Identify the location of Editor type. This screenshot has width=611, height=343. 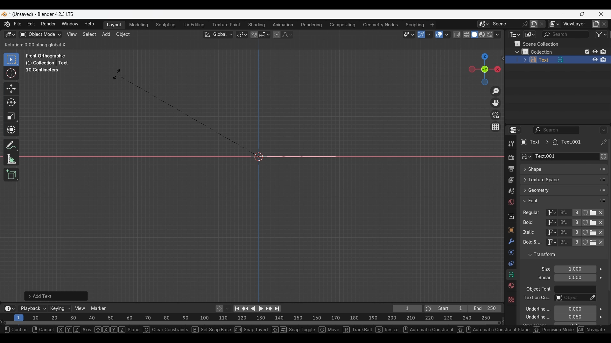
(515, 130).